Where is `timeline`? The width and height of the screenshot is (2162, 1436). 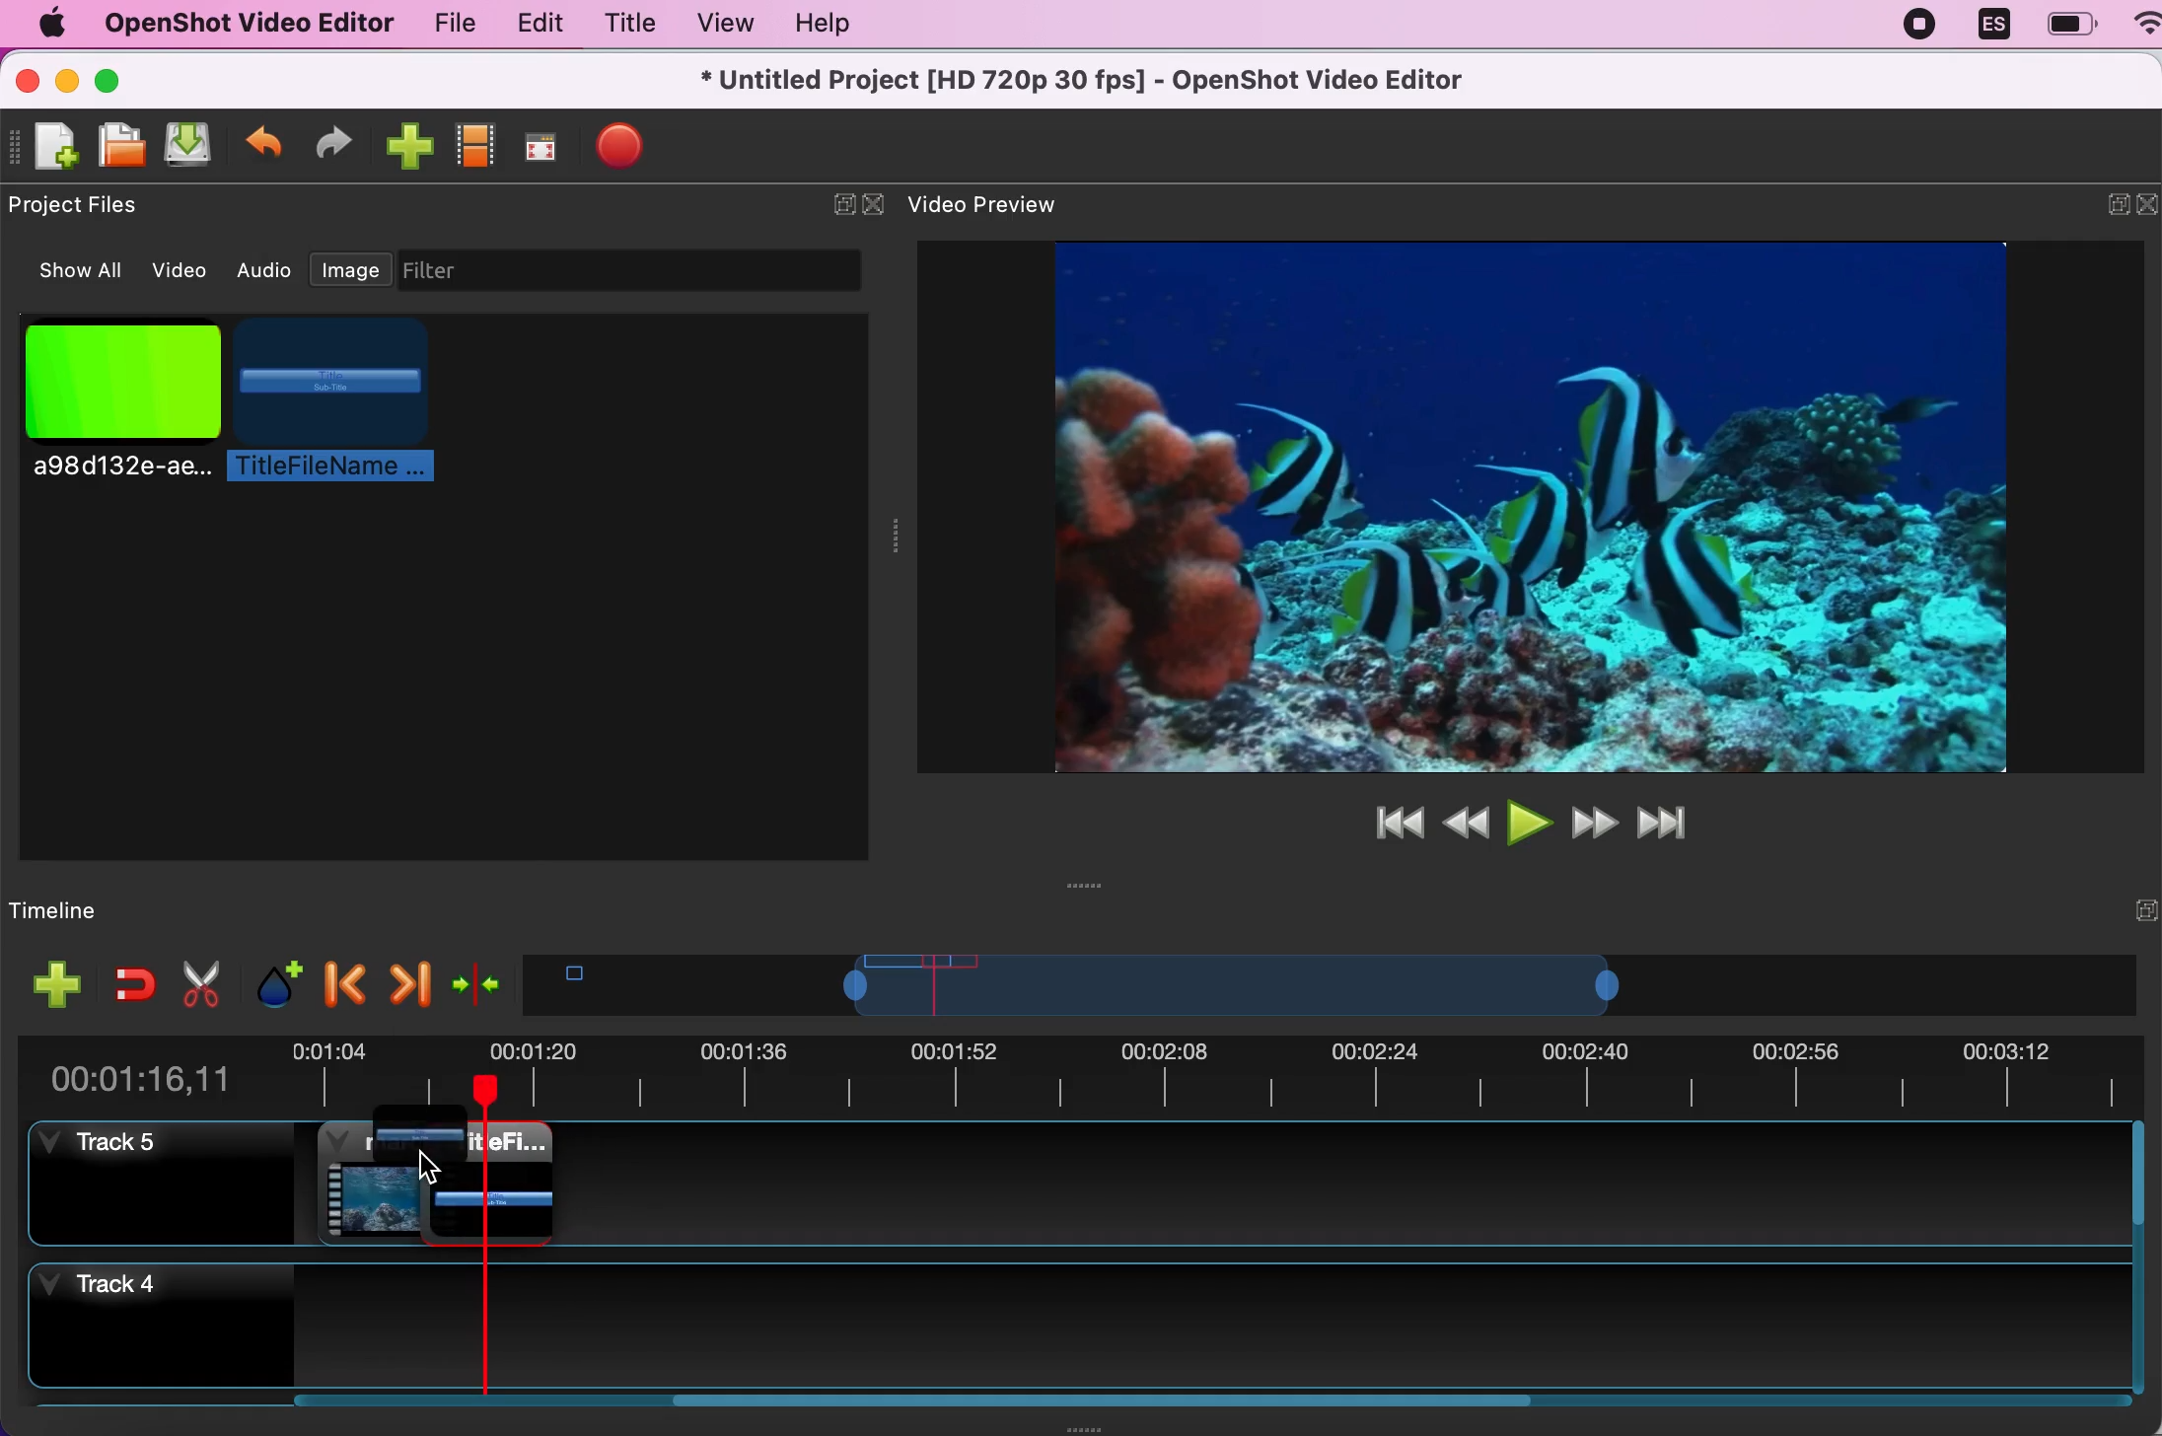 timeline is located at coordinates (107, 909).